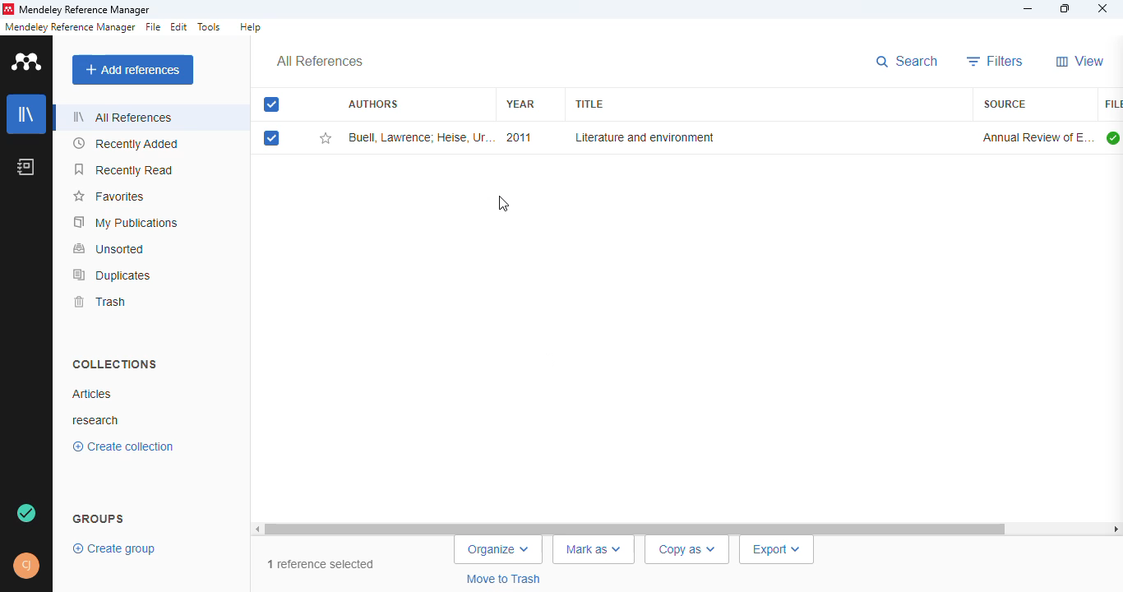 The width and height of the screenshot is (1123, 592). What do you see at coordinates (326, 138) in the screenshot?
I see `add this reference to favorites` at bounding box center [326, 138].